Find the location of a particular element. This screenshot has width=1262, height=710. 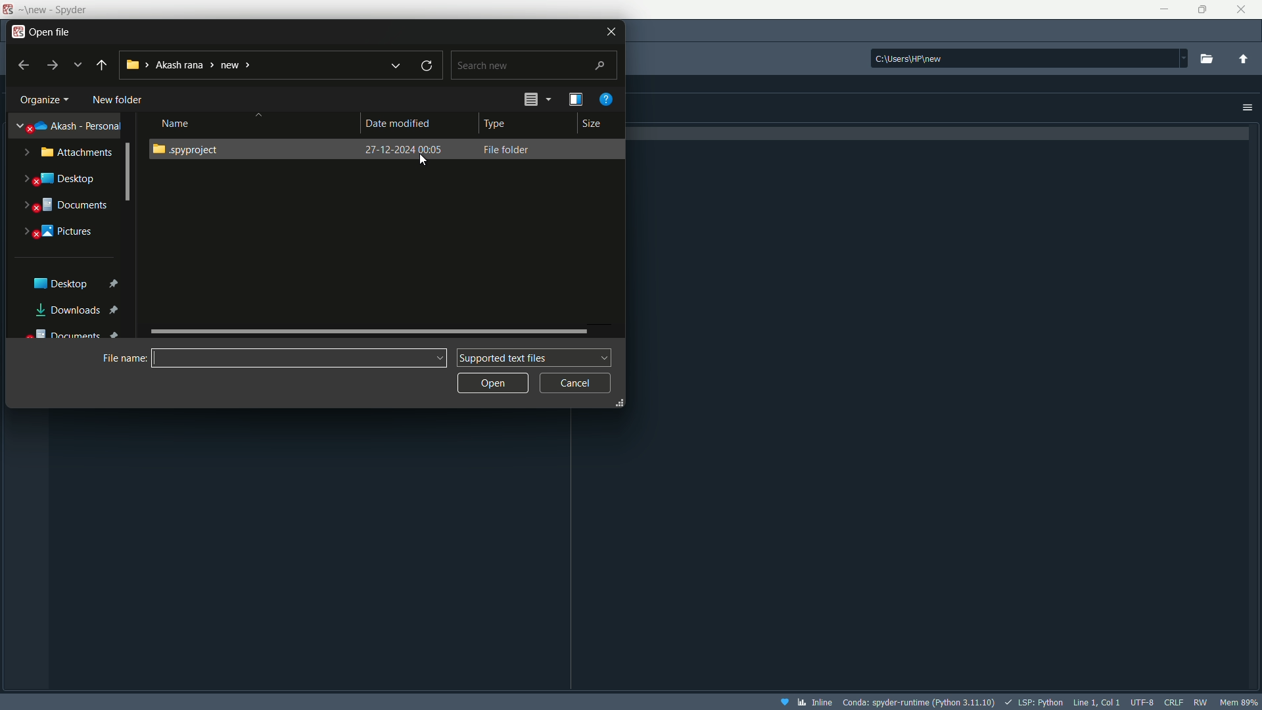

forward is located at coordinates (49, 66).